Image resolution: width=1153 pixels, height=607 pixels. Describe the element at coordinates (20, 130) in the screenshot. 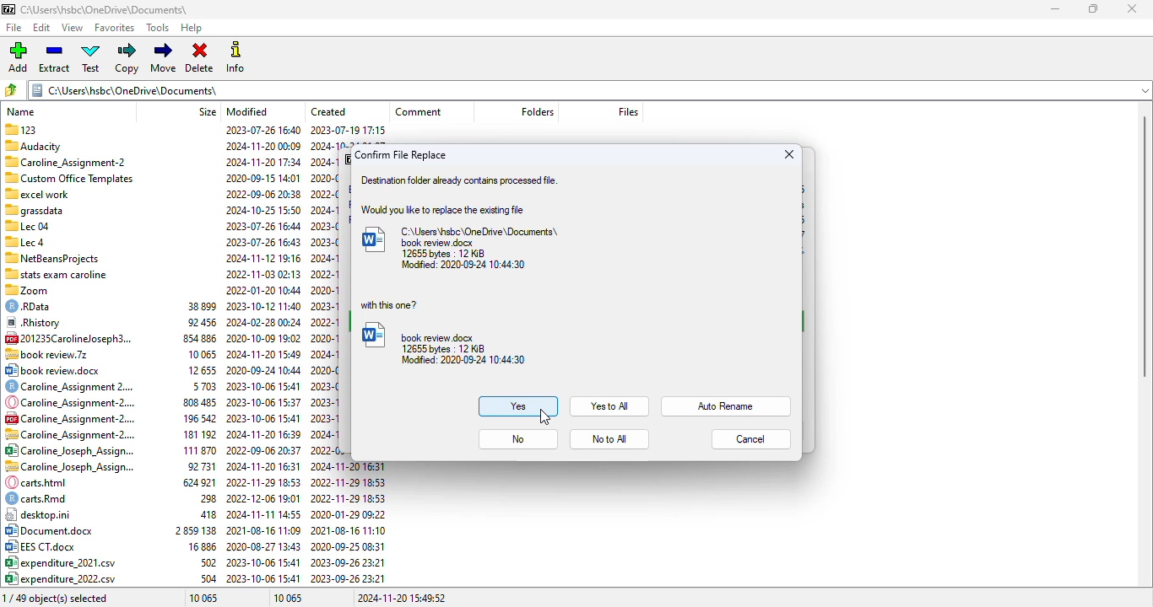

I see `123` at that location.